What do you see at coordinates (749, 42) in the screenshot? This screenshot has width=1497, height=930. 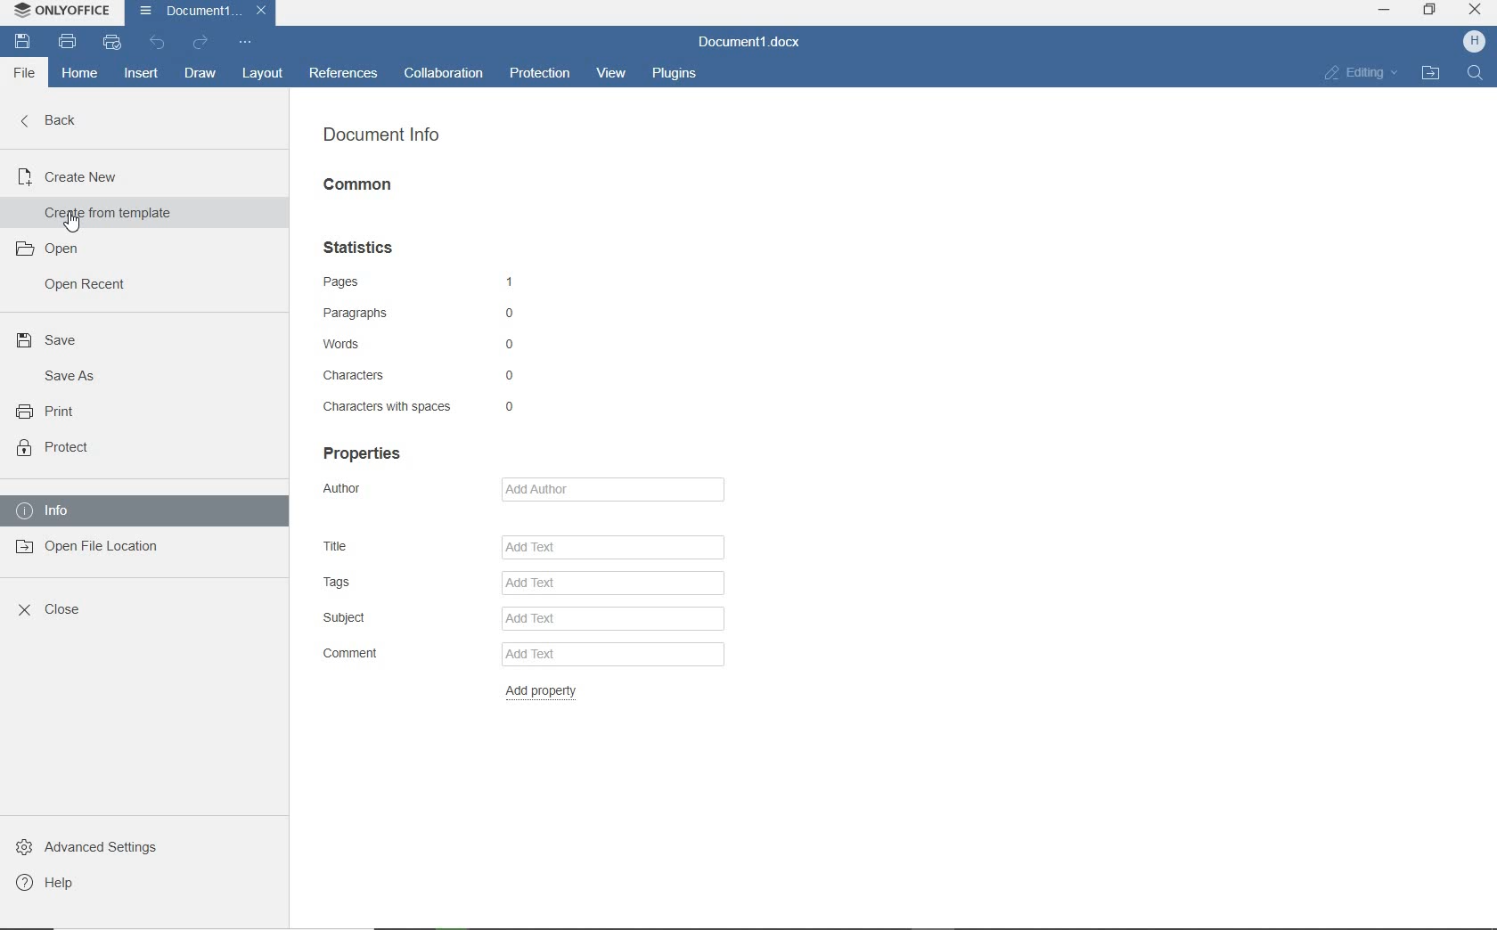 I see `document name` at bounding box center [749, 42].